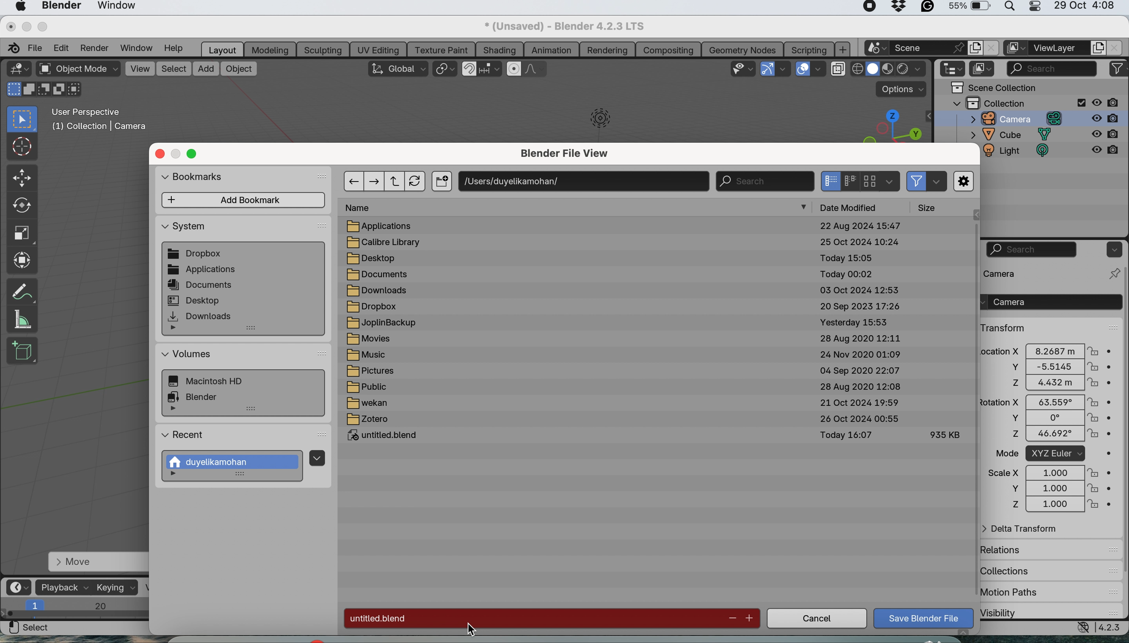 This screenshot has height=643, width=1129. I want to click on movies, so click(373, 340).